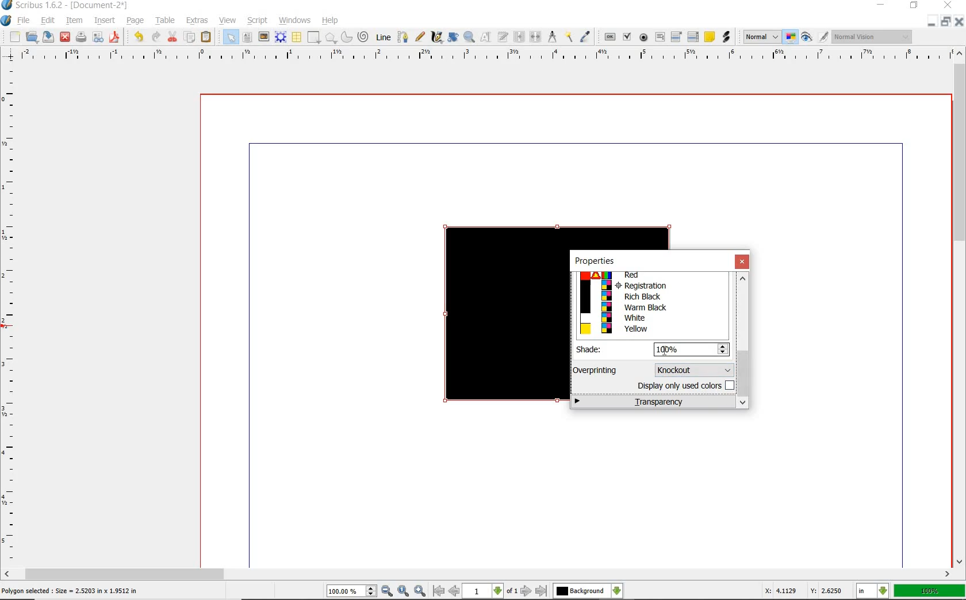 Image resolution: width=966 pixels, height=600 pixels. Describe the element at coordinates (7, 21) in the screenshot. I see `system logo` at that location.